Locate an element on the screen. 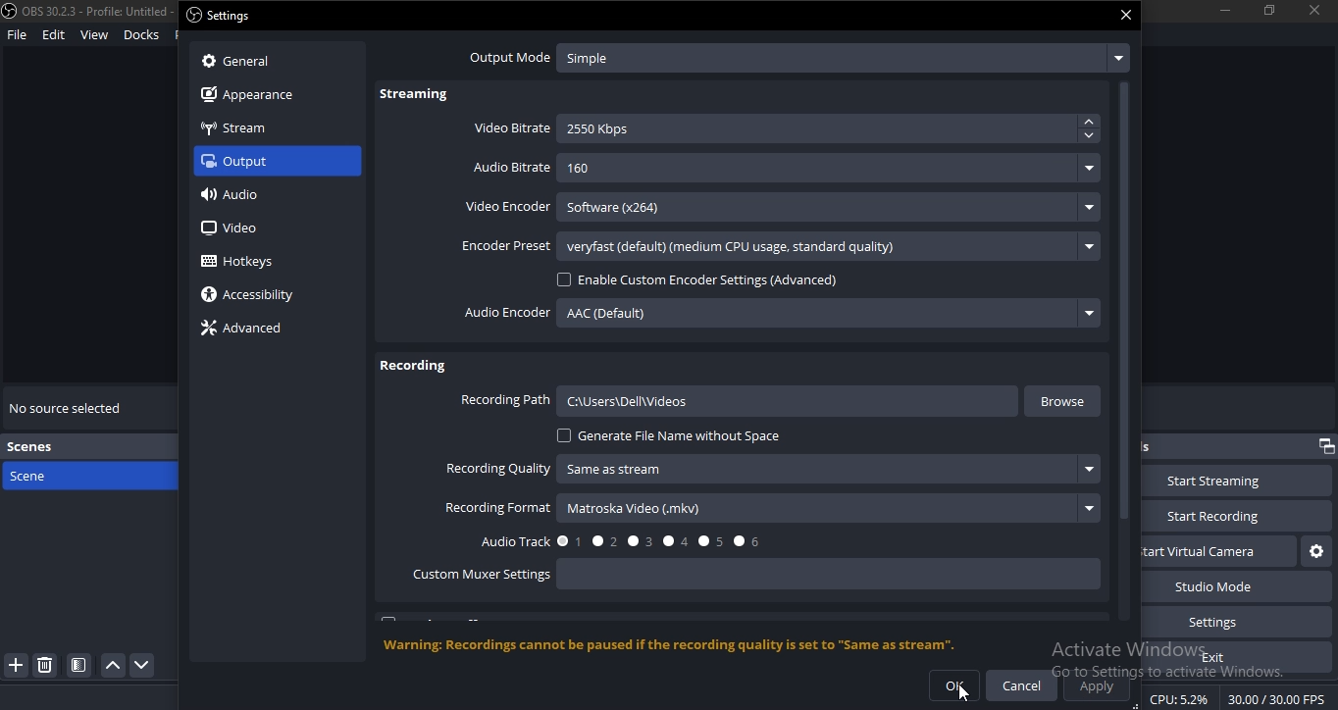 This screenshot has width=1338, height=710. encoder preset is located at coordinates (499, 247).